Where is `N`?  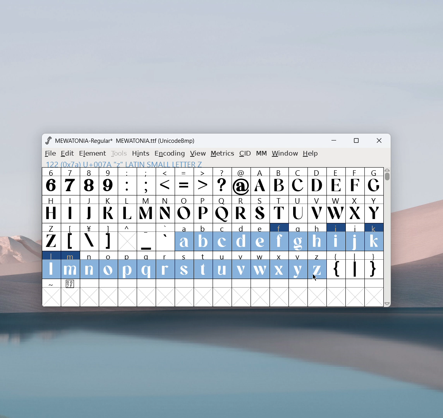
N is located at coordinates (165, 209).